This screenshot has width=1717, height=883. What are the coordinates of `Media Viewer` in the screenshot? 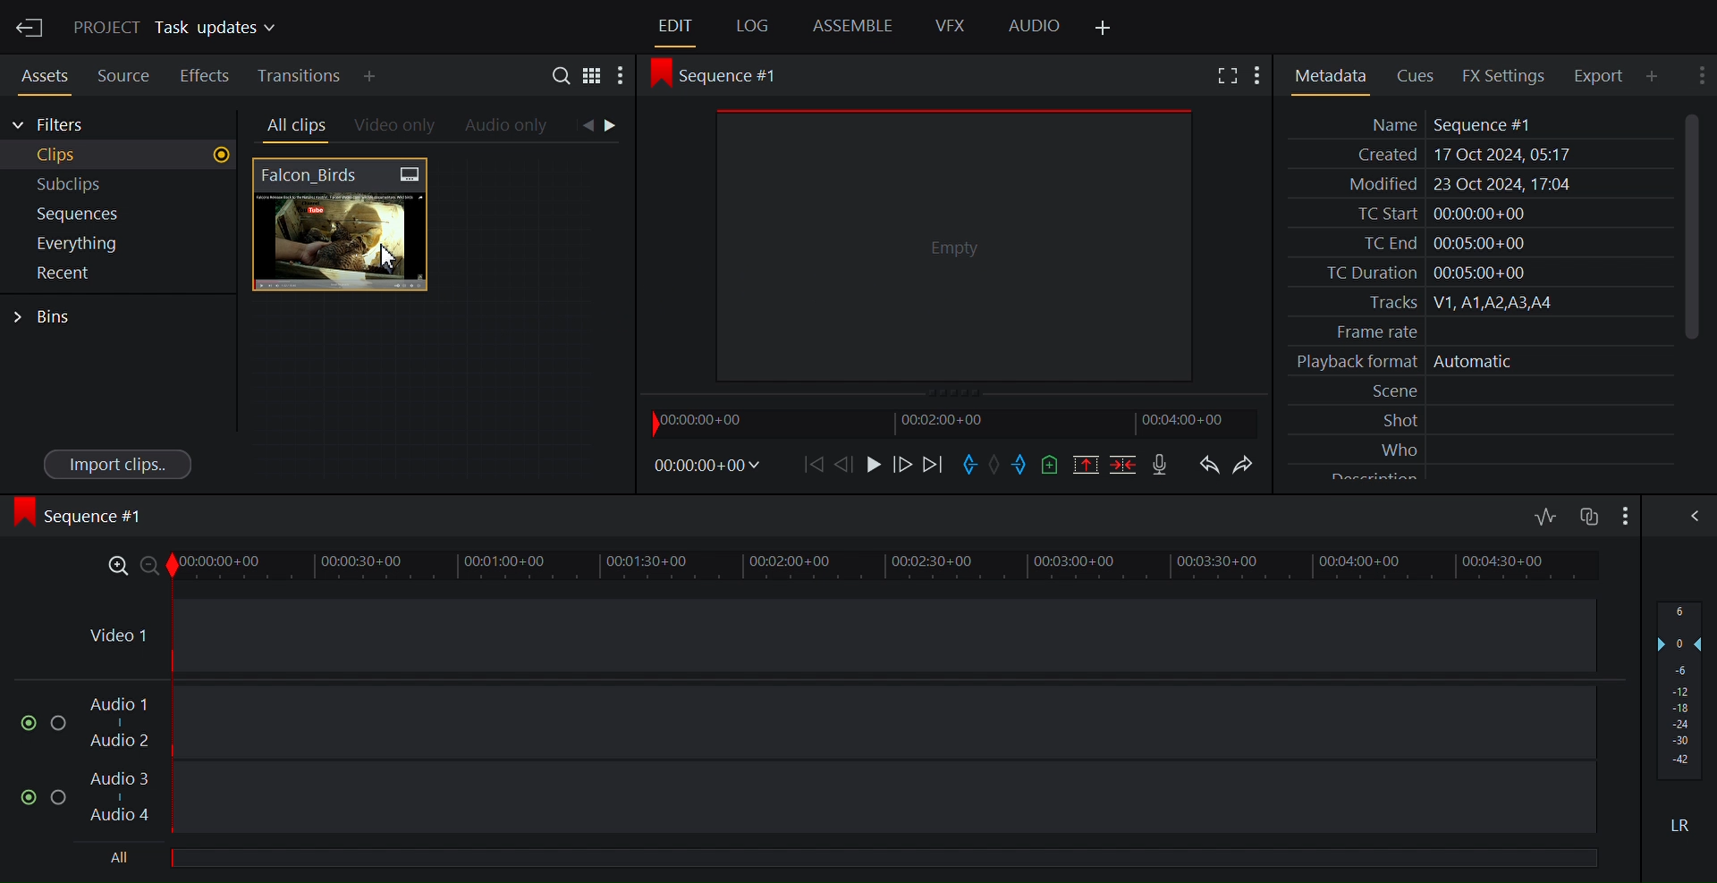 It's located at (954, 244).